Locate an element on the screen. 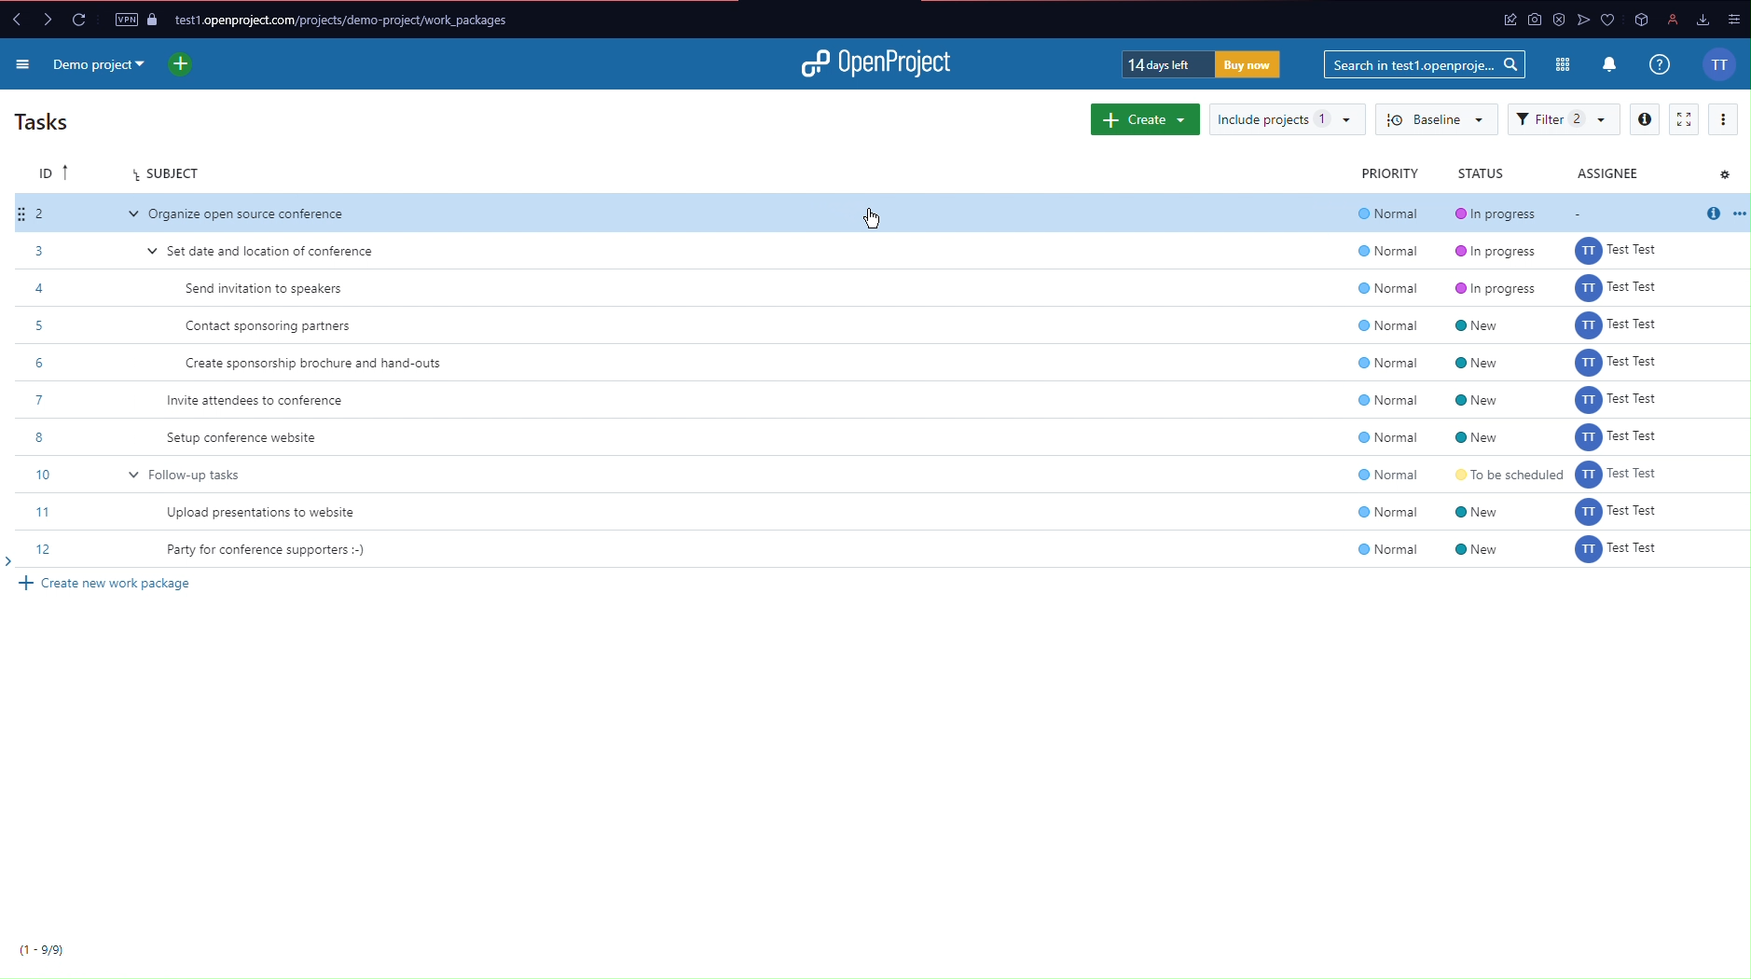 The width and height of the screenshot is (1751, 979). Fullscreen is located at coordinates (1686, 118).